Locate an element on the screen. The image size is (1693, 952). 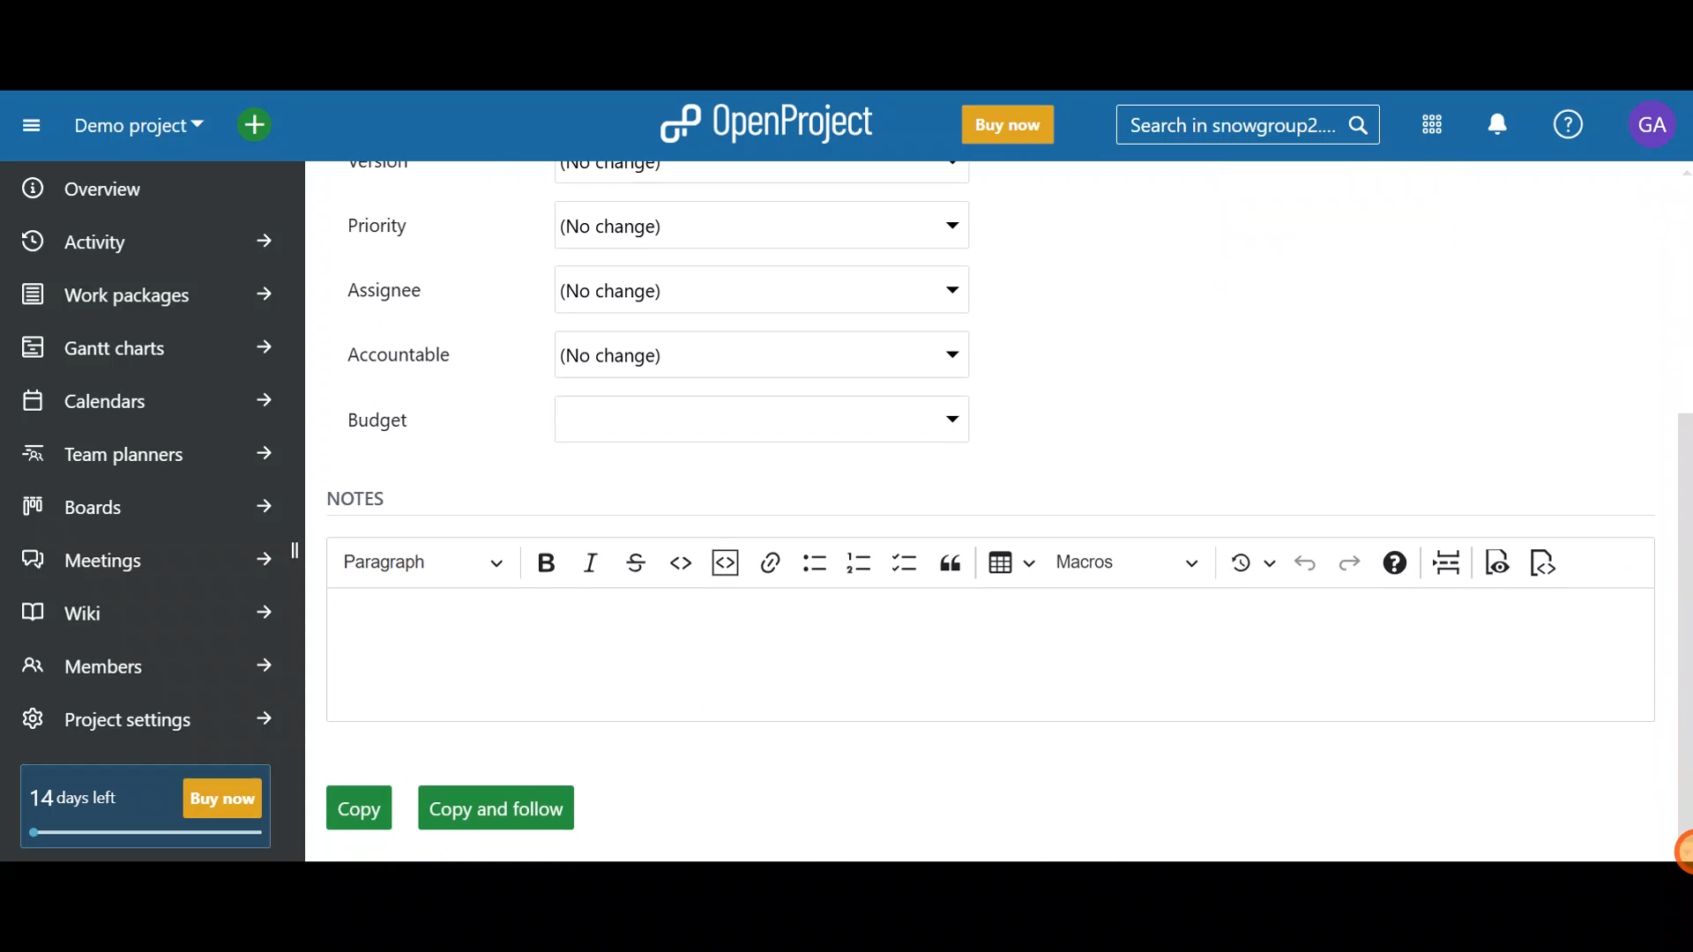
Assignee is located at coordinates (395, 291).